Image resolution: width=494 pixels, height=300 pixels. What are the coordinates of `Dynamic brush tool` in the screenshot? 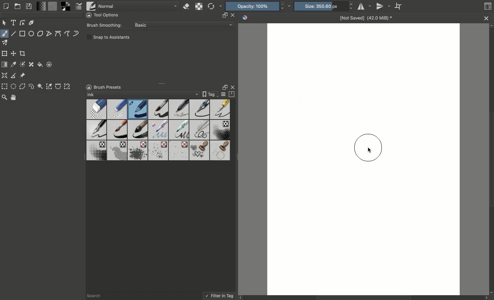 It's located at (76, 34).